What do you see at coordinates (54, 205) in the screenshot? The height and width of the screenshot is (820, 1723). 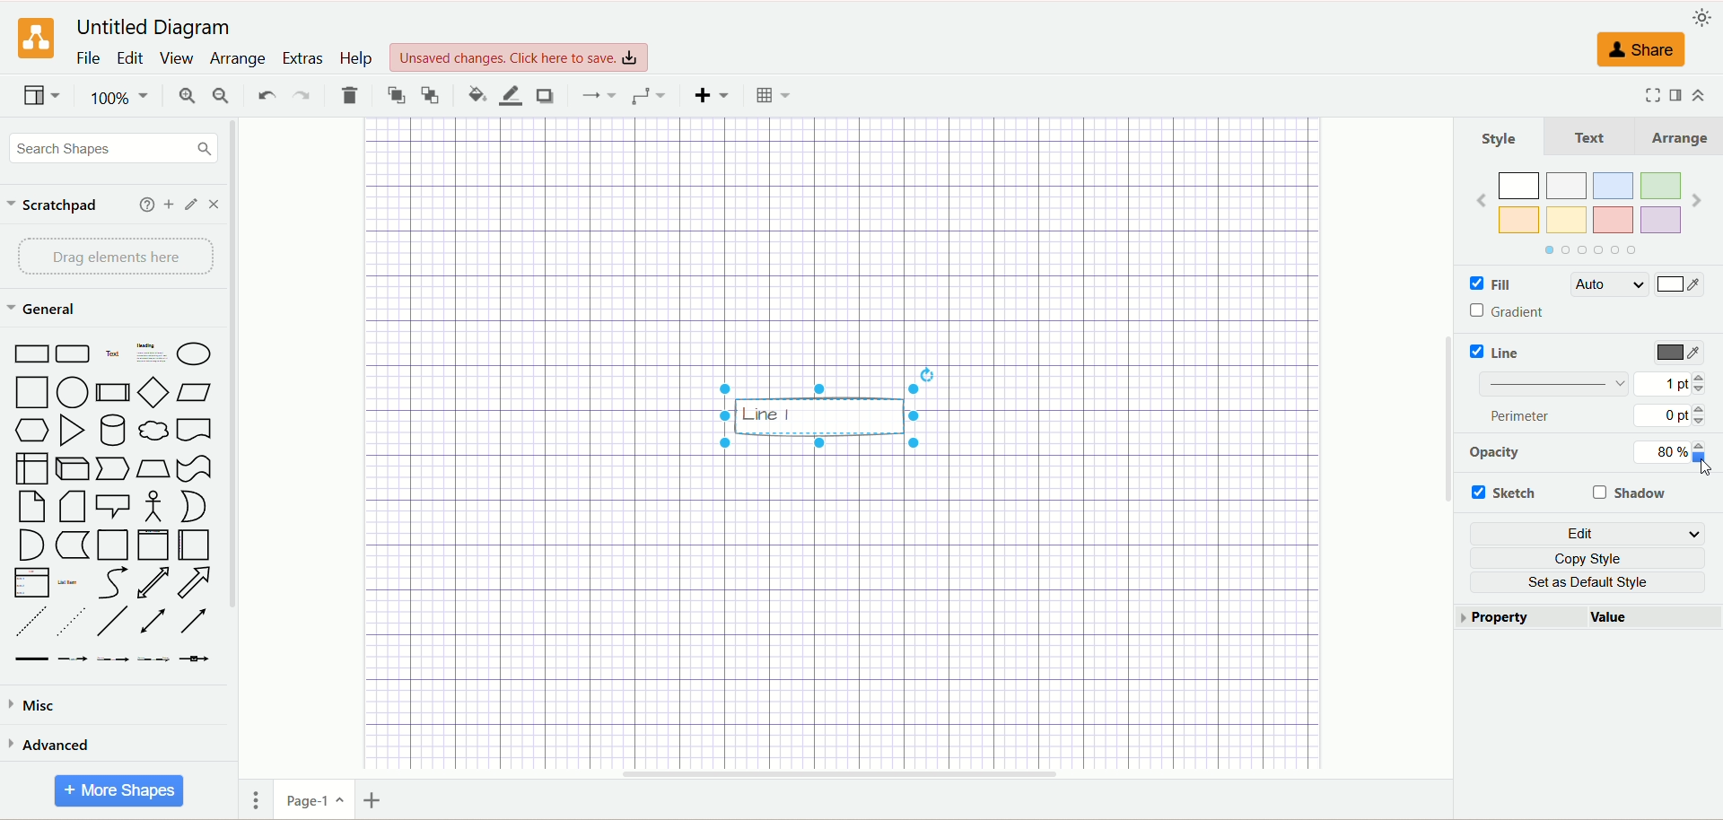 I see `scratchpad` at bounding box center [54, 205].